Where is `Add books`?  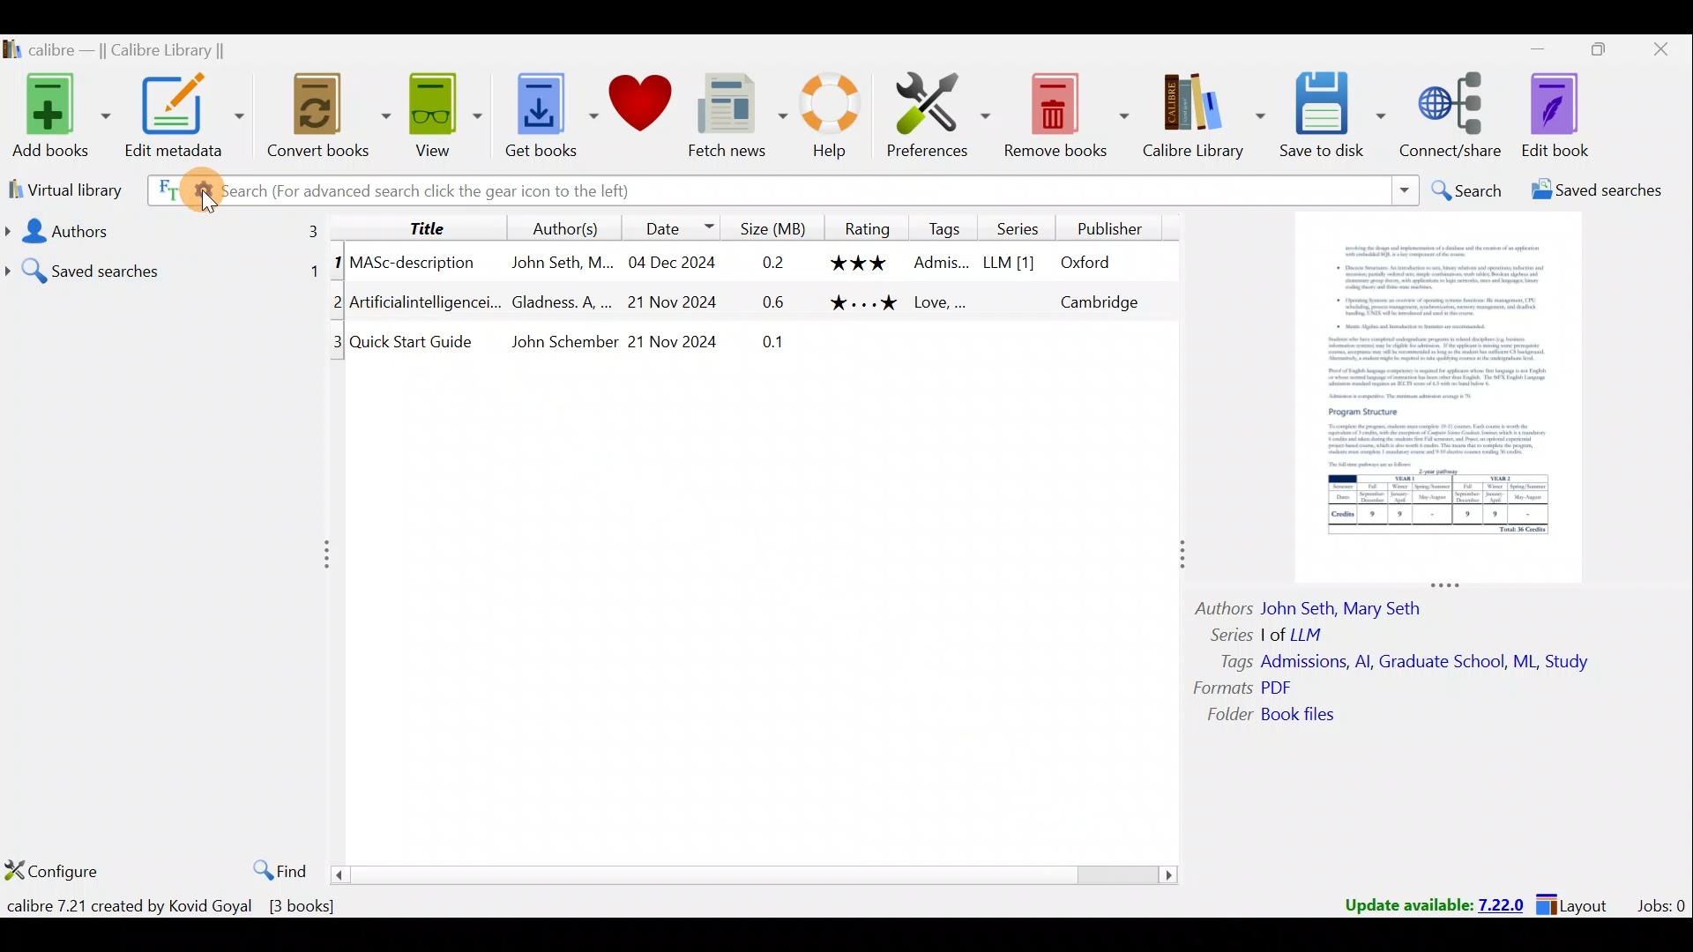 Add books is located at coordinates (57, 113).